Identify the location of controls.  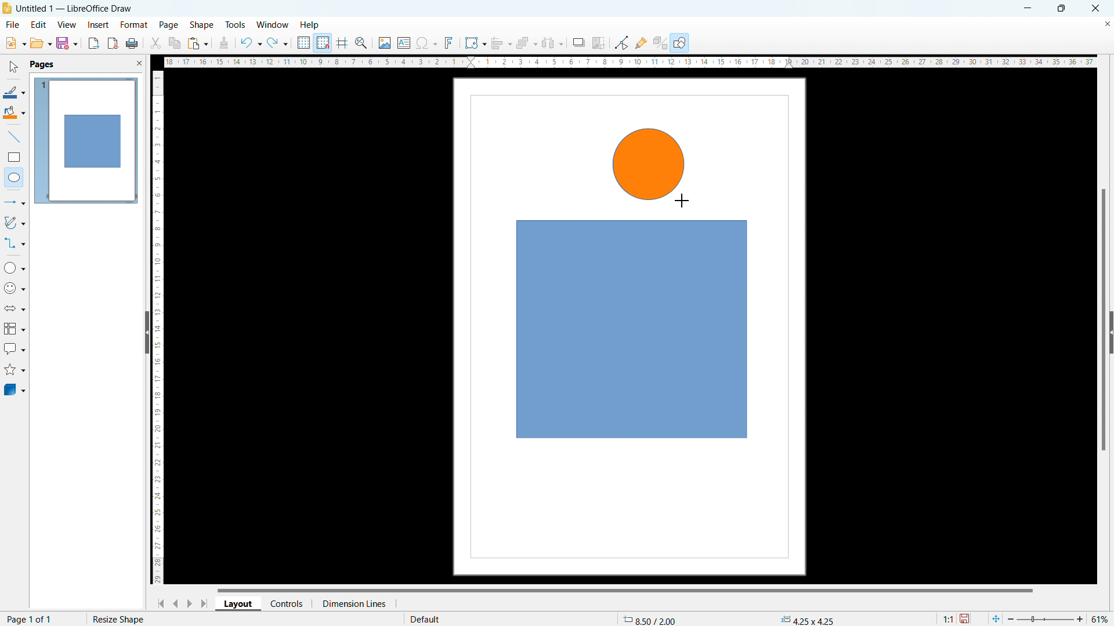
(288, 603).